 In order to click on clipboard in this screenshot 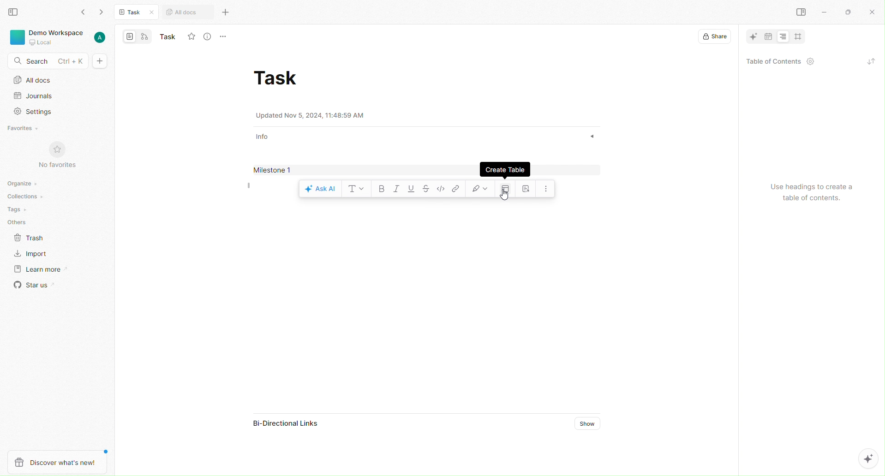, I will do `click(528, 190)`.